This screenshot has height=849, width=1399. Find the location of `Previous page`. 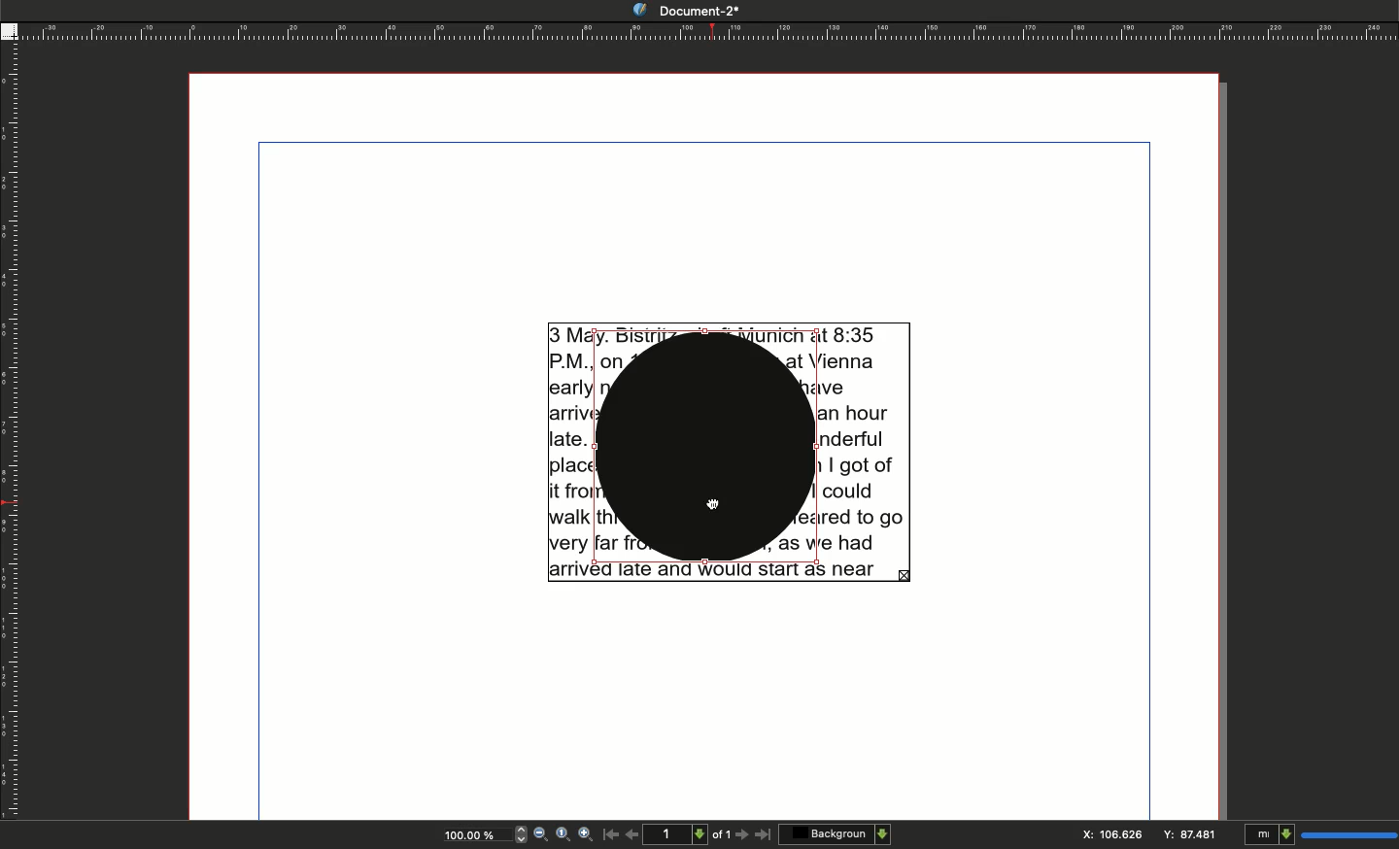

Previous page is located at coordinates (632, 832).